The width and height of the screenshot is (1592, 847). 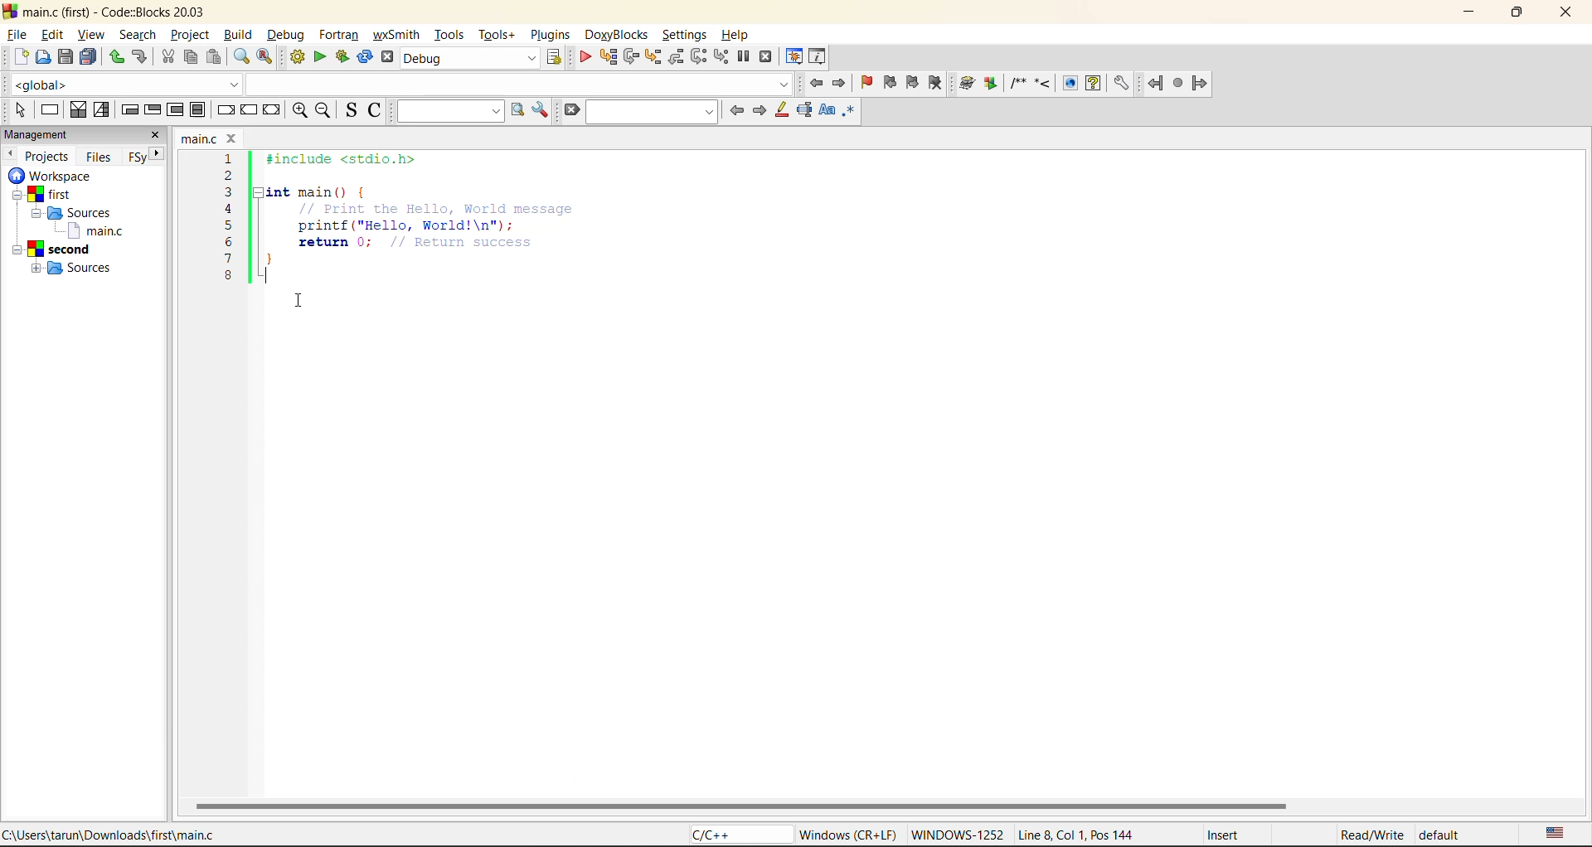 I want to click on save all, so click(x=90, y=56).